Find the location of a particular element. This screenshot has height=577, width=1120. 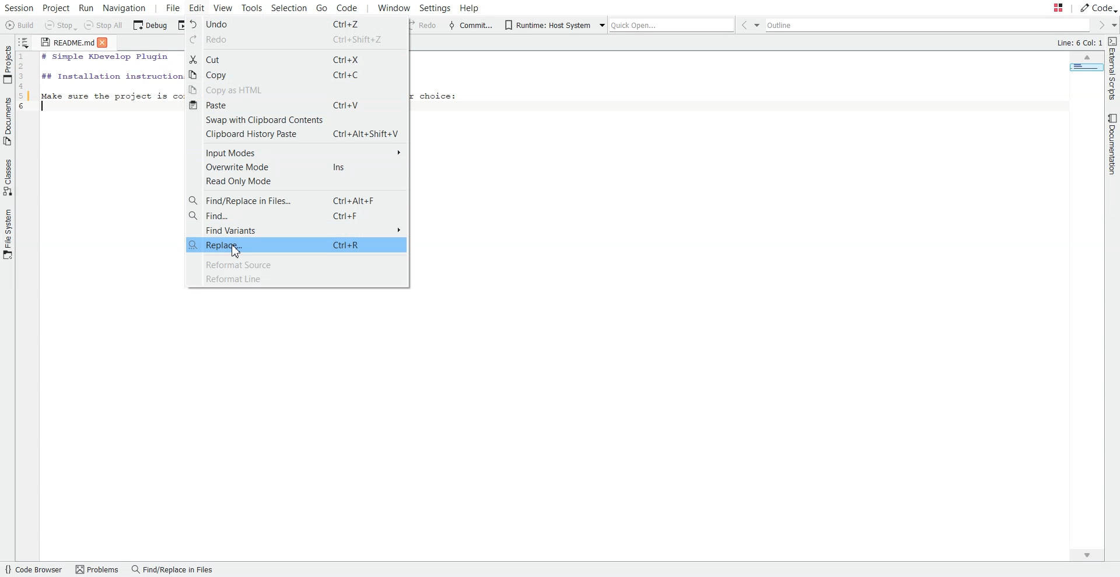

Documents is located at coordinates (7, 121).